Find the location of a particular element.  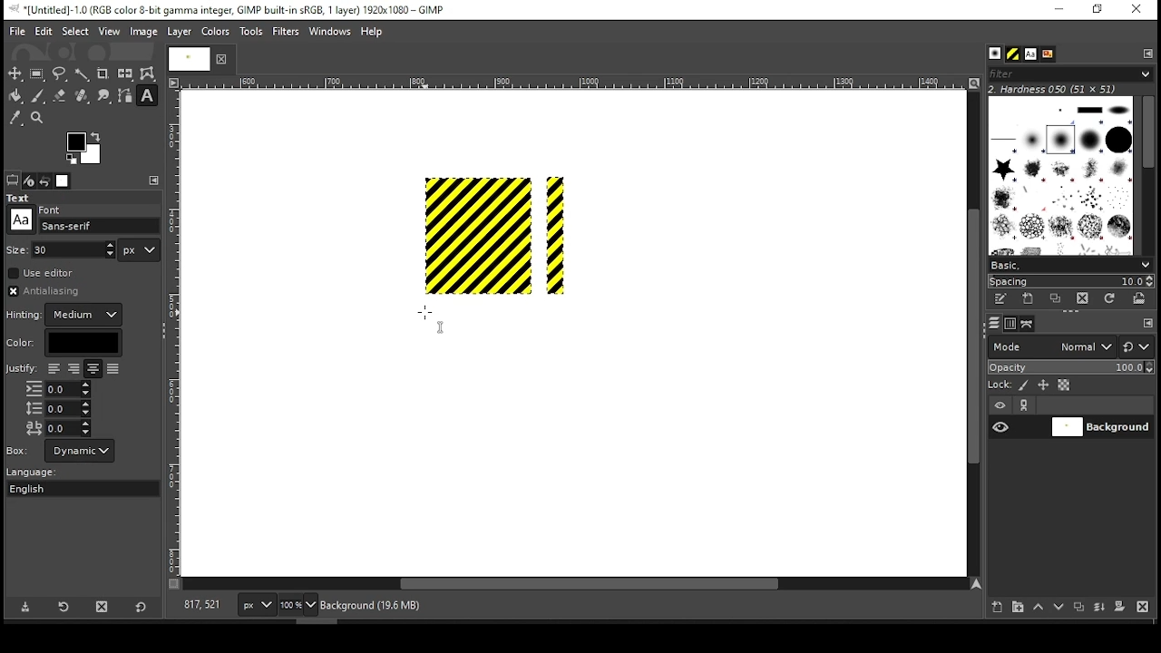

818,363 is located at coordinates (200, 605).